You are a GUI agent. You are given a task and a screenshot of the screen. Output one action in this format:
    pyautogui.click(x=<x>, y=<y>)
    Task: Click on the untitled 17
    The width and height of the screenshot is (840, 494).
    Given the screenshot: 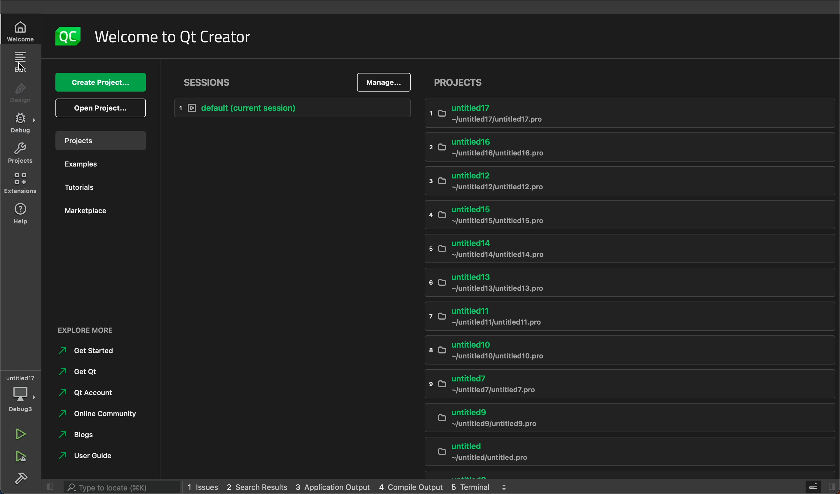 What is the action you would take?
    pyautogui.click(x=630, y=112)
    